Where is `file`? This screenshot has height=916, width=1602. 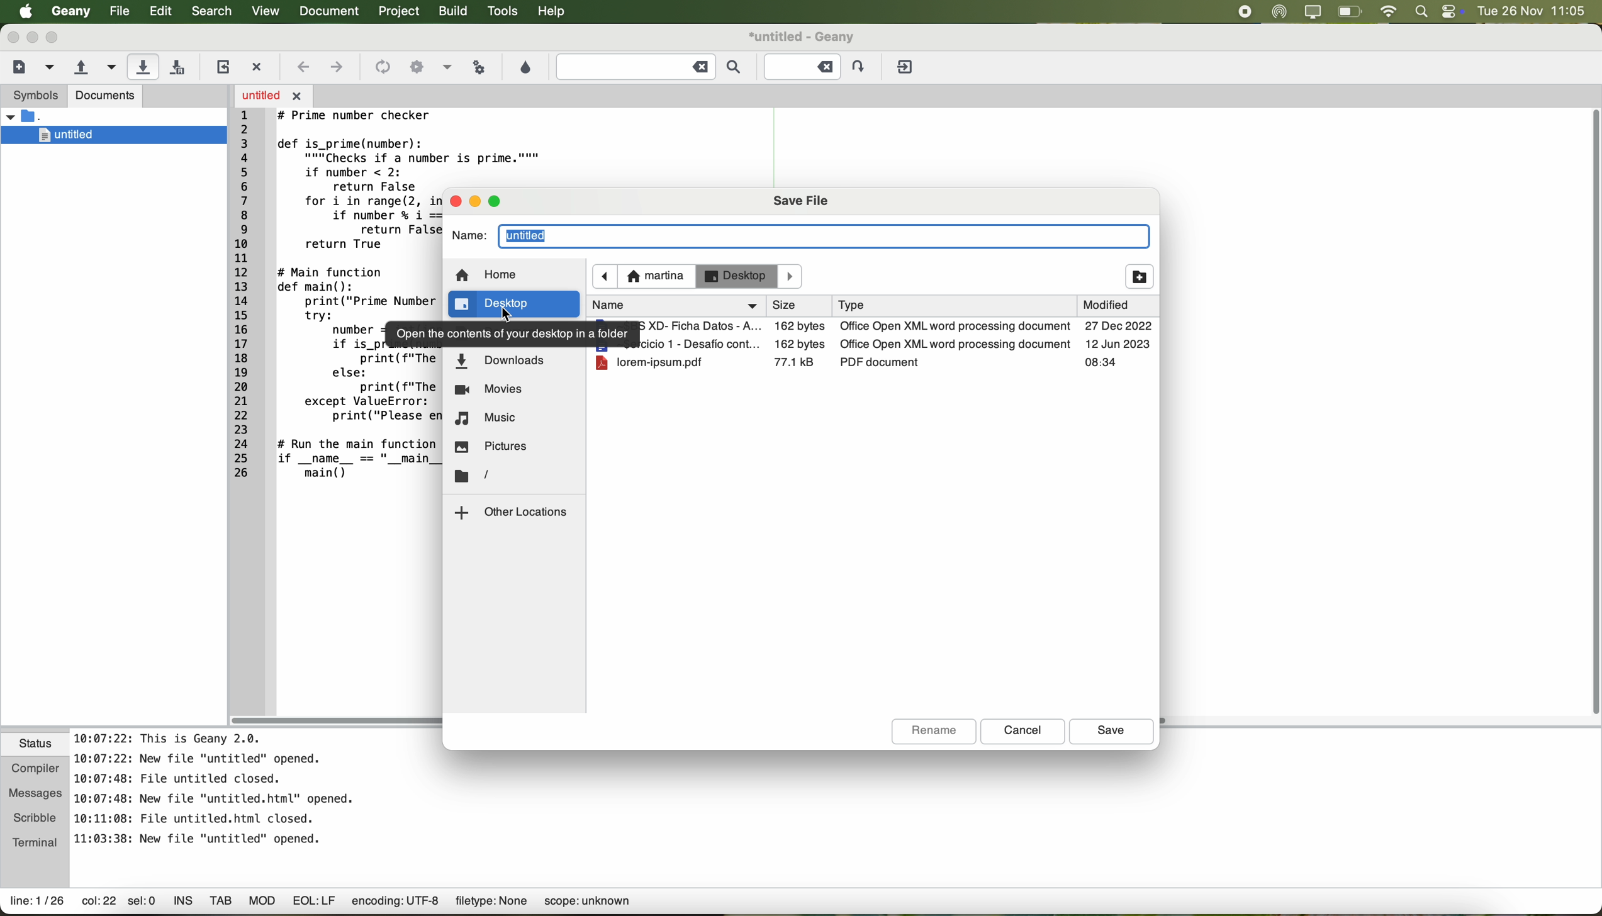 file is located at coordinates (897, 345).